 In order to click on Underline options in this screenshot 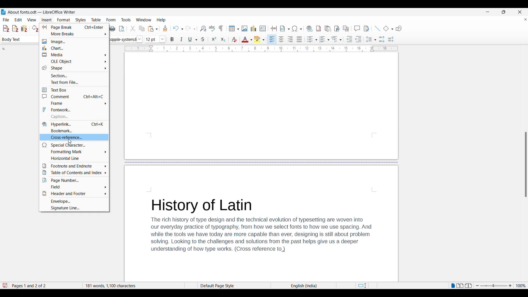, I will do `click(193, 39)`.